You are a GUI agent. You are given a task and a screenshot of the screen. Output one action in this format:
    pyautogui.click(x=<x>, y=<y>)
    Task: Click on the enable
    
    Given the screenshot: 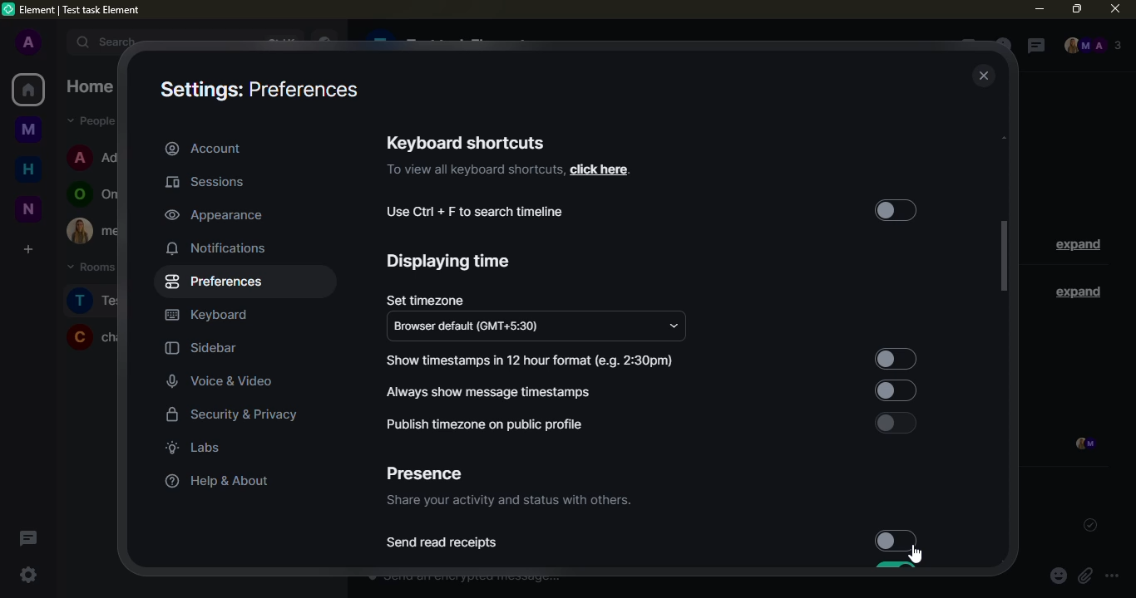 What is the action you would take?
    pyautogui.click(x=895, y=423)
    